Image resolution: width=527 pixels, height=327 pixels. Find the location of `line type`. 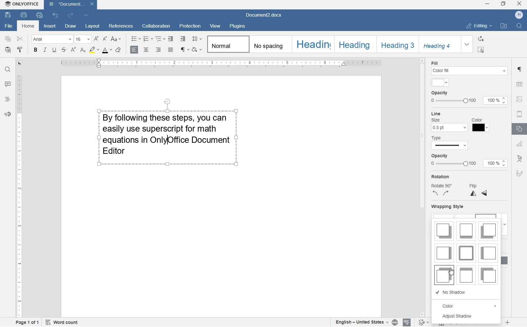

line type is located at coordinates (454, 143).